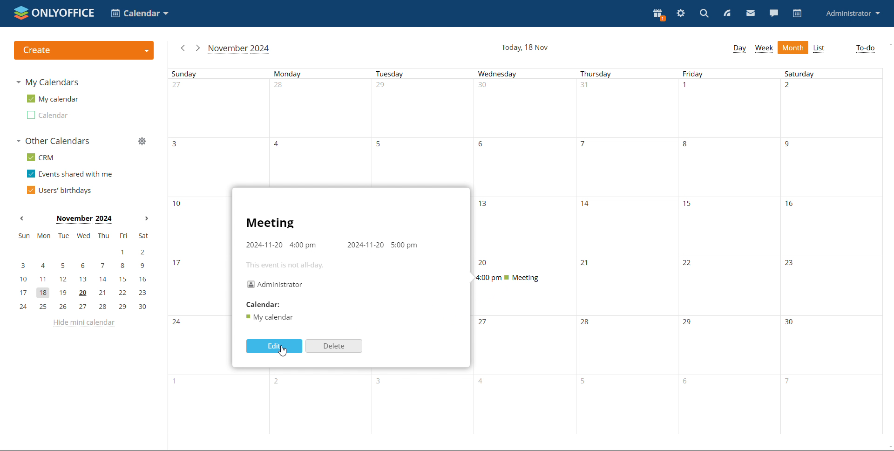 This screenshot has width=894, height=451. I want to click on individual date, so click(198, 251).